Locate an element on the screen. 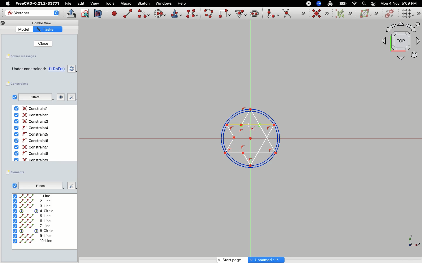 The width and height of the screenshot is (422, 263). Fix is located at coordinates (70, 97).